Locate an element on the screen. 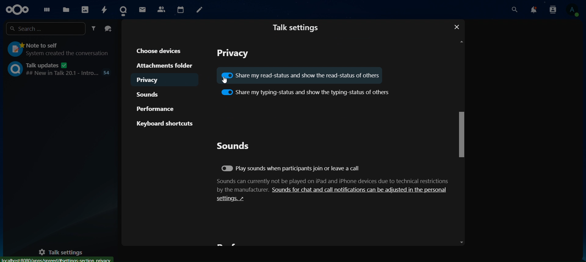 This screenshot has height=262, width=586. choose devices is located at coordinates (161, 50).